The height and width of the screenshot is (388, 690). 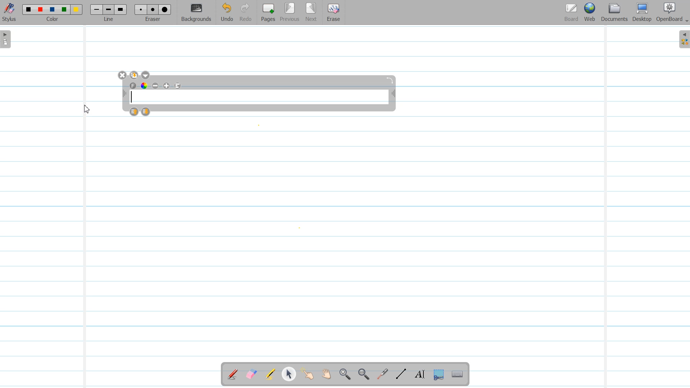 What do you see at coordinates (156, 86) in the screenshot?
I see `Minimize text size` at bounding box center [156, 86].